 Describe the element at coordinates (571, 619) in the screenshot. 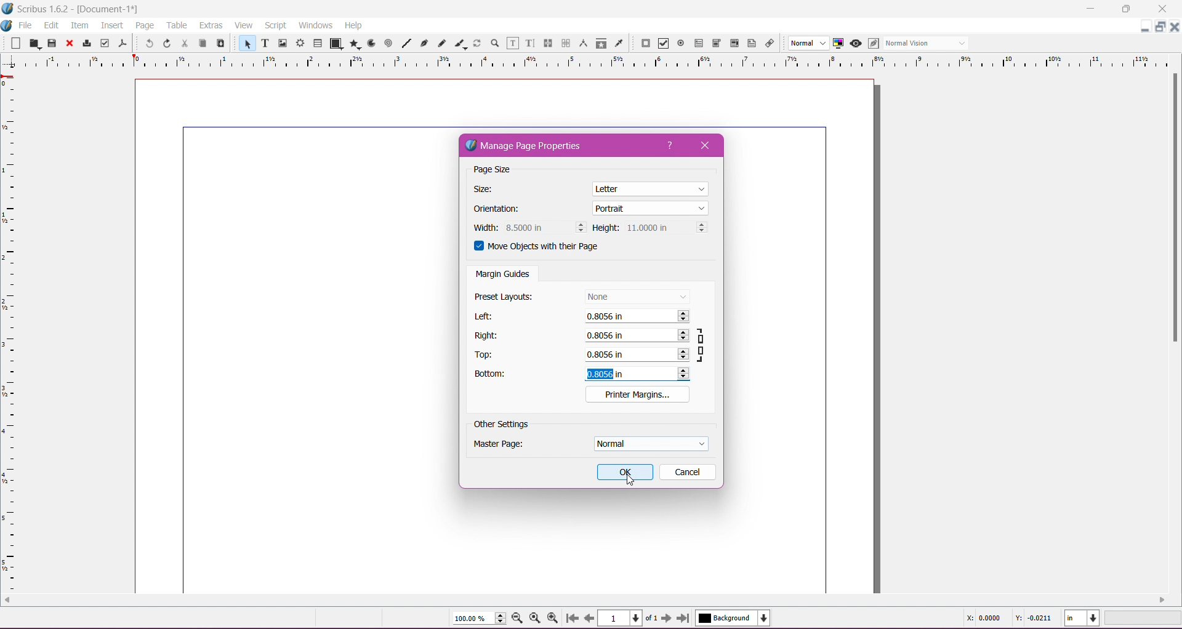

I see `Go to first page` at that location.